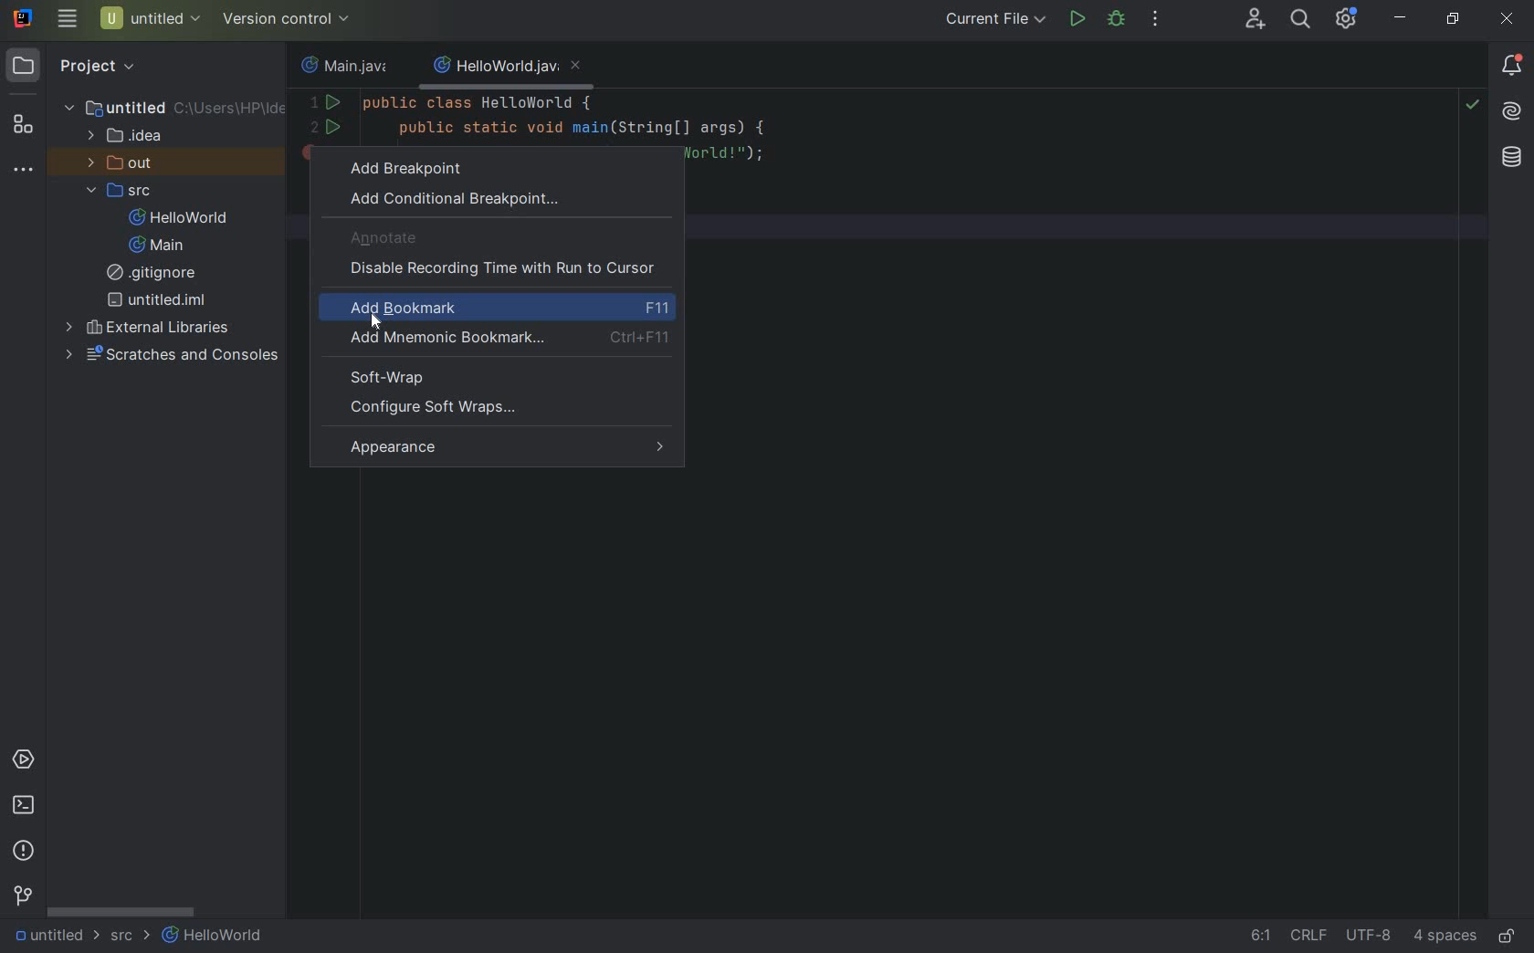 This screenshot has width=1534, height=953. What do you see at coordinates (386, 239) in the screenshot?
I see `annotate` at bounding box center [386, 239].